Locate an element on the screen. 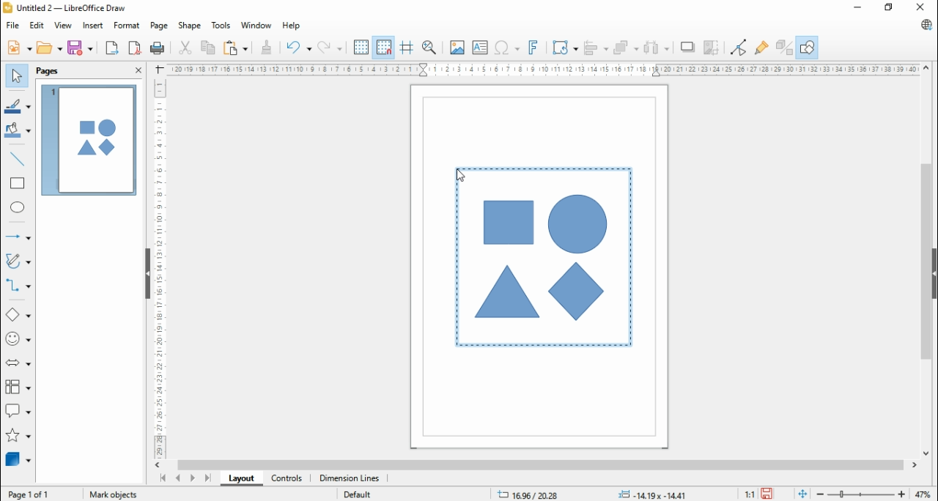 The image size is (938, 501). next page is located at coordinates (192, 478).